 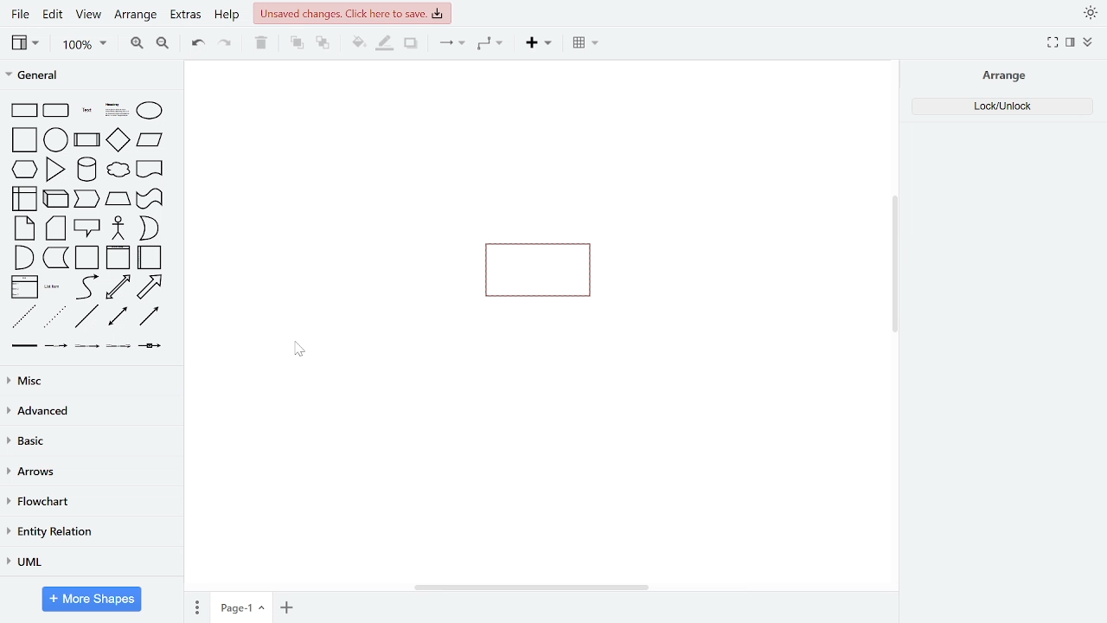 What do you see at coordinates (86, 287) in the screenshot?
I see `curve` at bounding box center [86, 287].